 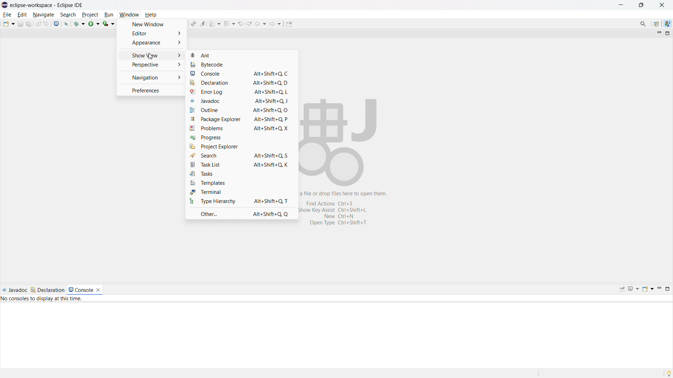 I want to click on tasks, so click(x=242, y=174).